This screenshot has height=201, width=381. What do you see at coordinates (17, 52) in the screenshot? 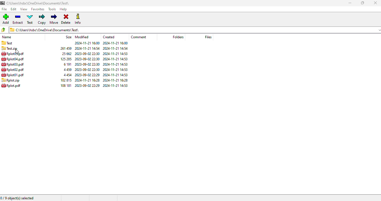
I see `cursor` at bounding box center [17, 52].